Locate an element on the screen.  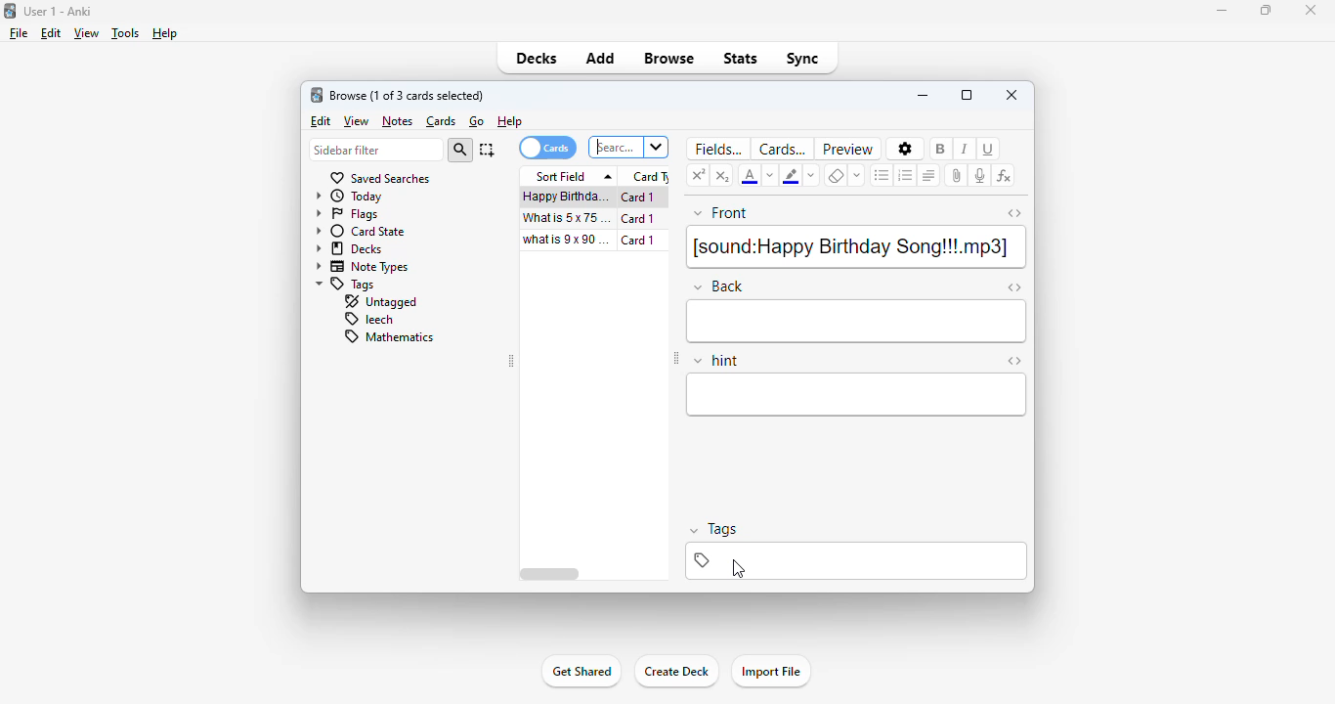
tags is located at coordinates (855, 558).